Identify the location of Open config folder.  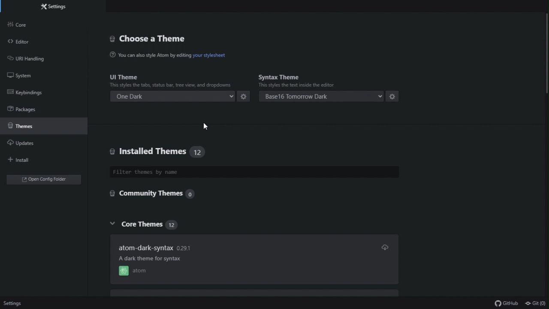
(42, 181).